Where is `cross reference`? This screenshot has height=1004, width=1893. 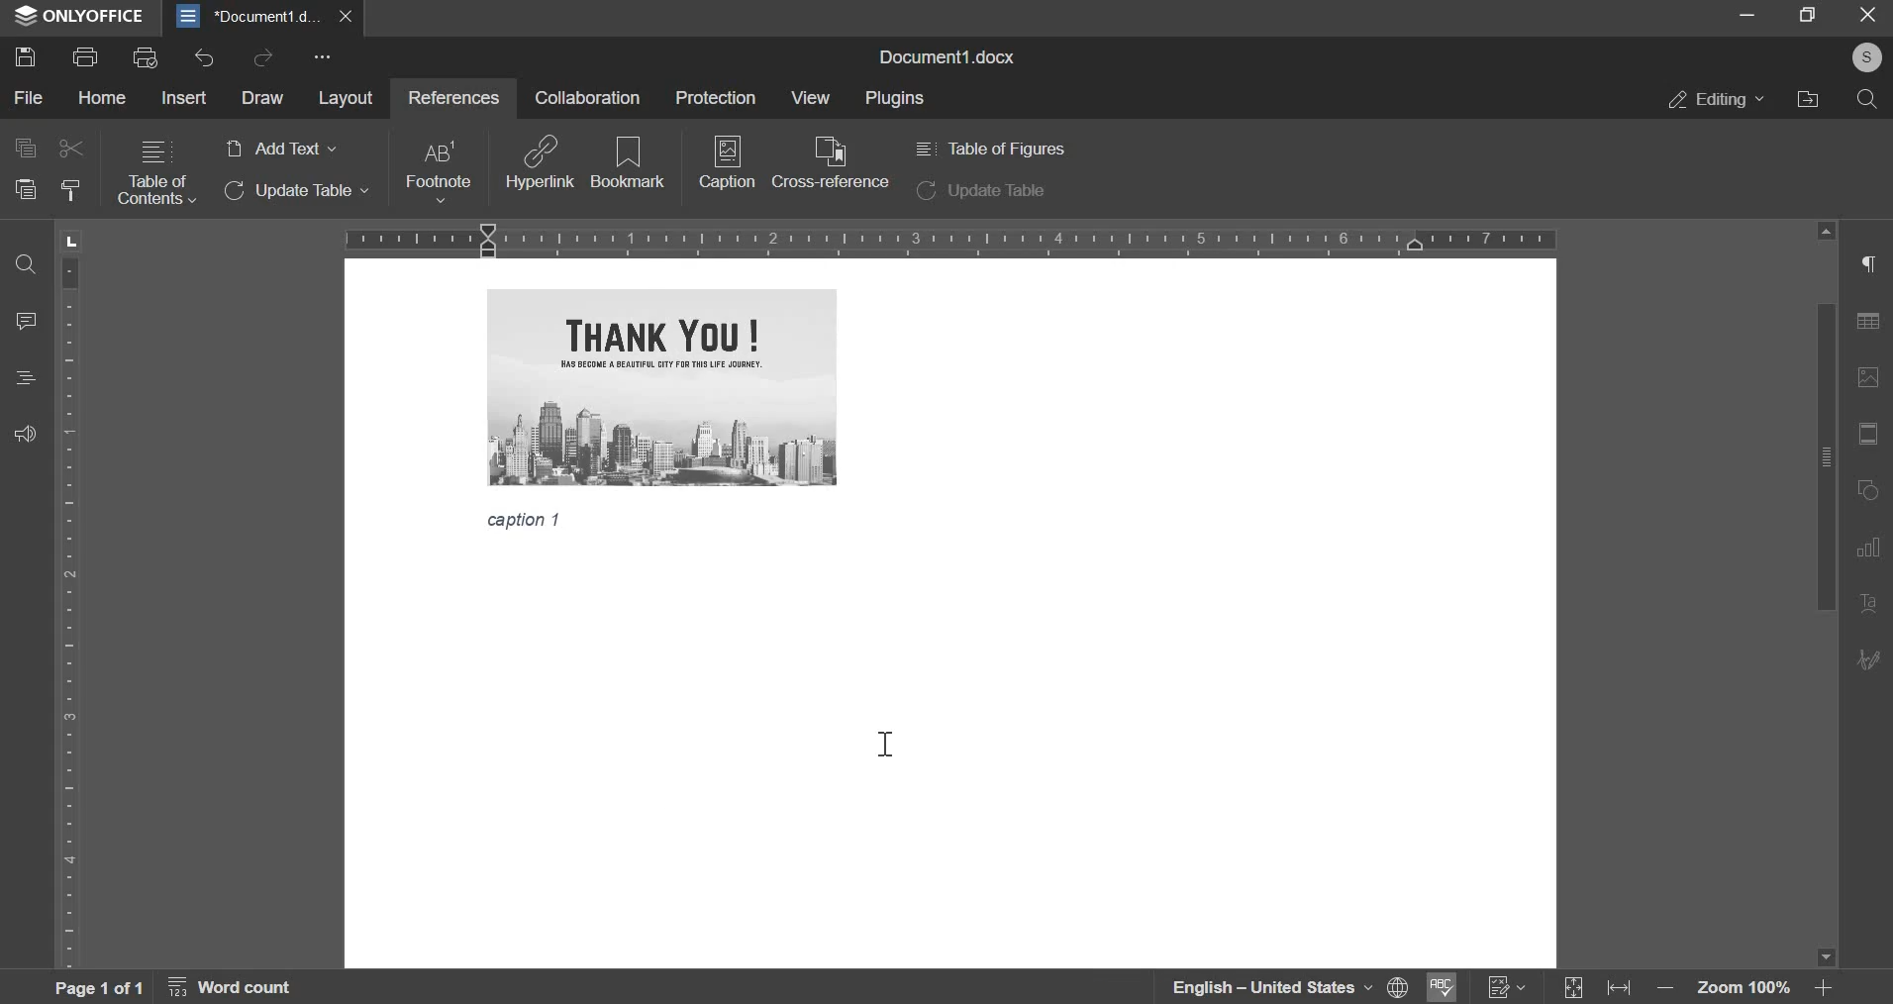 cross reference is located at coordinates (831, 162).